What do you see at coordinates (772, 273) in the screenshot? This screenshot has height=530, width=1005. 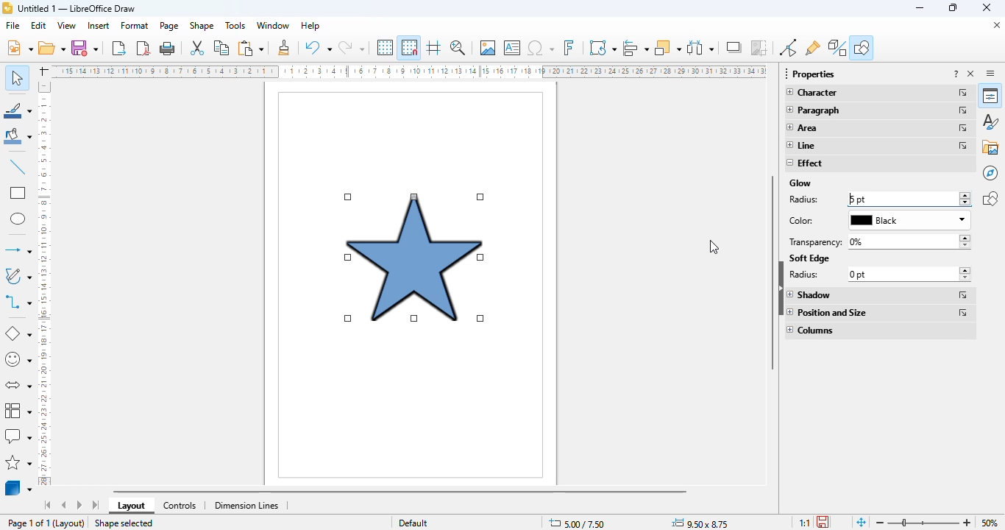 I see `vertical scroll bar` at bounding box center [772, 273].